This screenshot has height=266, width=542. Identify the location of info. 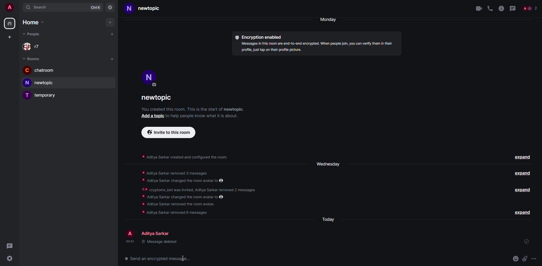
(200, 115).